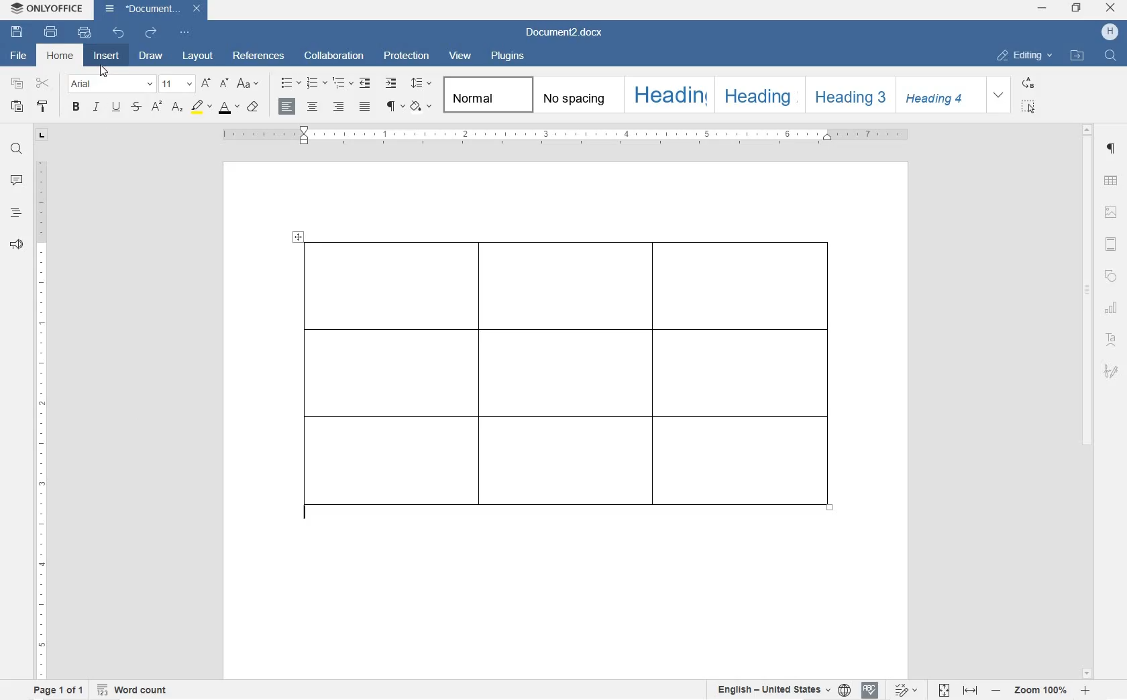  I want to click on Document3.docx, so click(568, 34).